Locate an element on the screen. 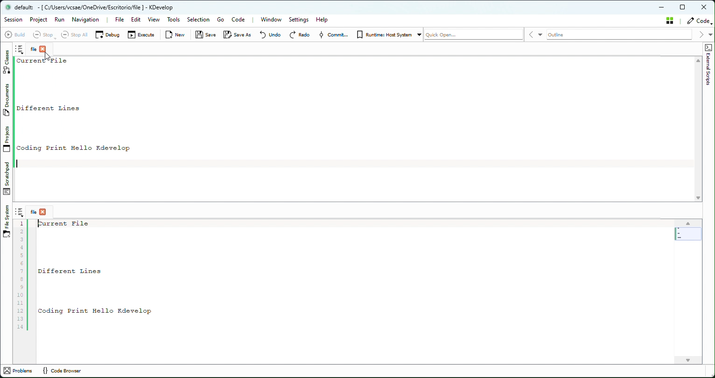 The image size is (715, 378). line column is located at coordinates (23, 275).